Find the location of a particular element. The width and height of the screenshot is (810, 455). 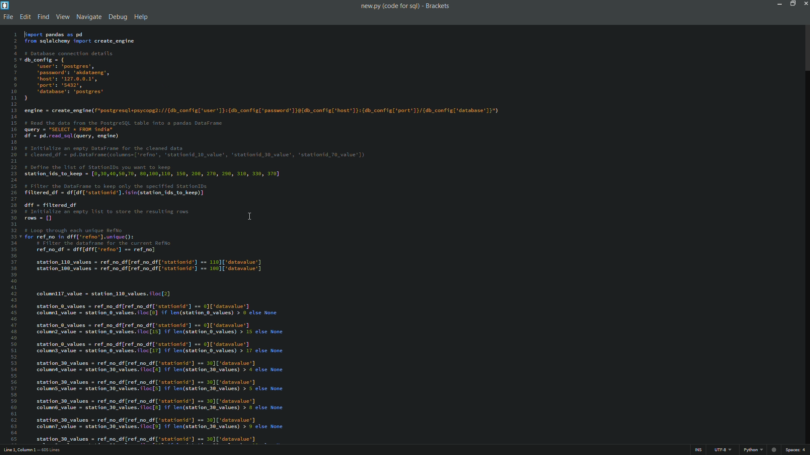

folder name is located at coordinates (403, 6).